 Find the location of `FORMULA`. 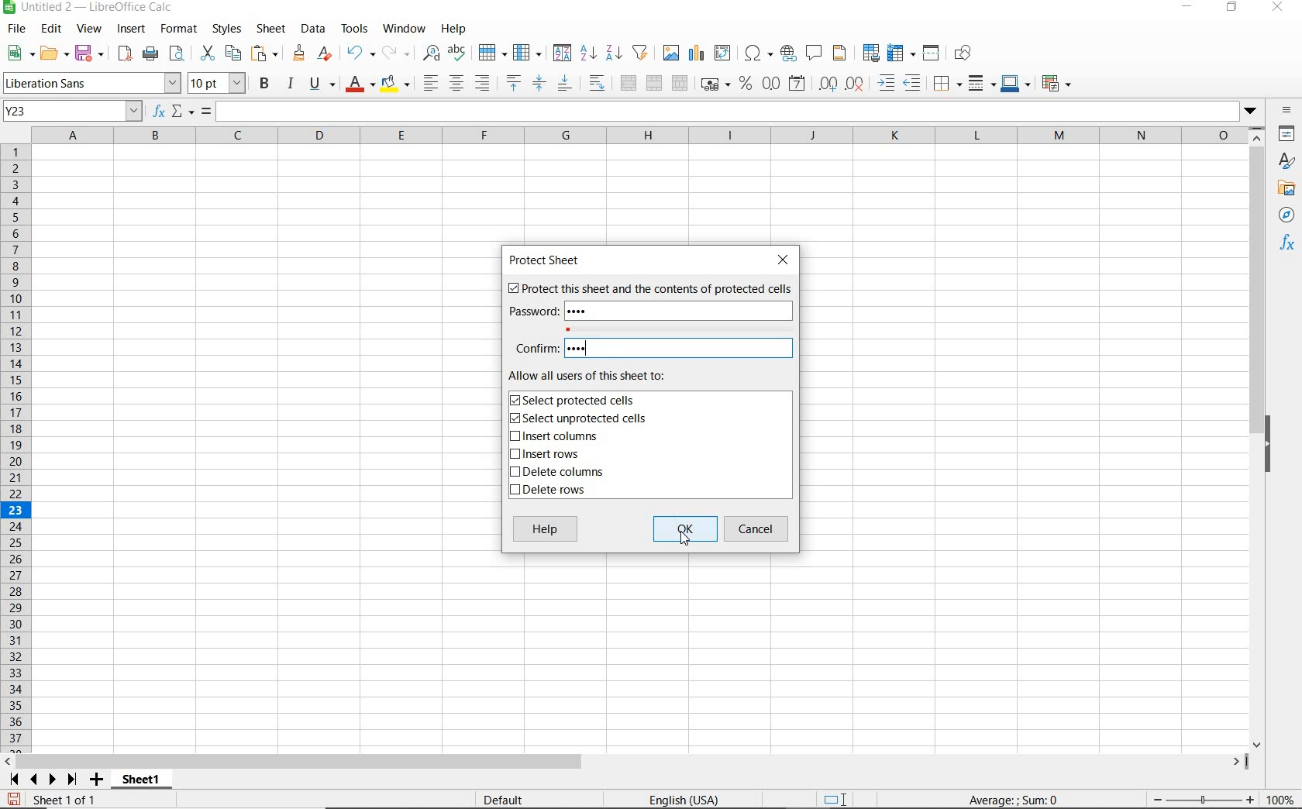

FORMULA is located at coordinates (207, 112).